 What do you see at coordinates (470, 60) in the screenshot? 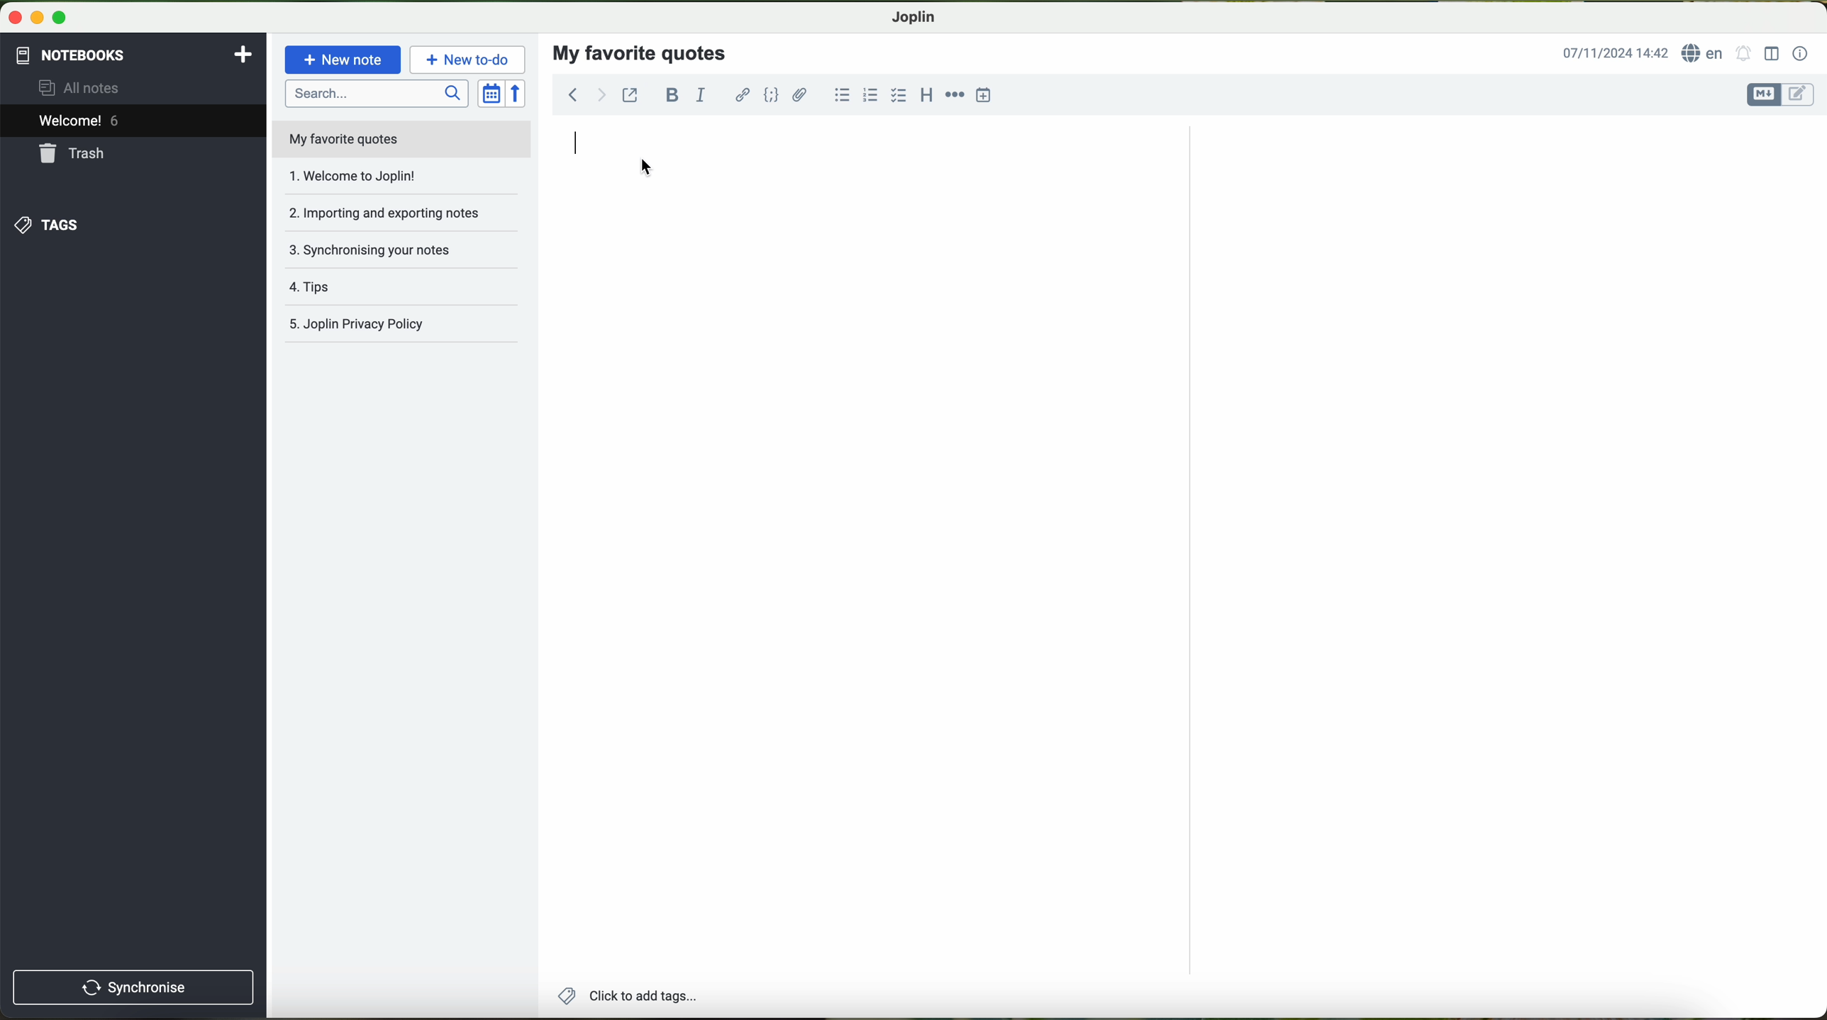
I see `new to-do` at bounding box center [470, 60].